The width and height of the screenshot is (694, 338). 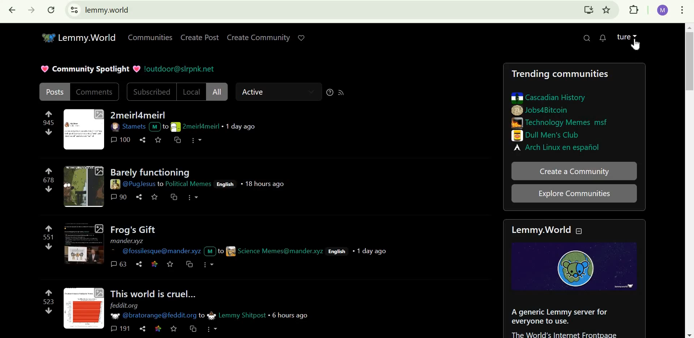 I want to click on upvote, so click(x=48, y=292).